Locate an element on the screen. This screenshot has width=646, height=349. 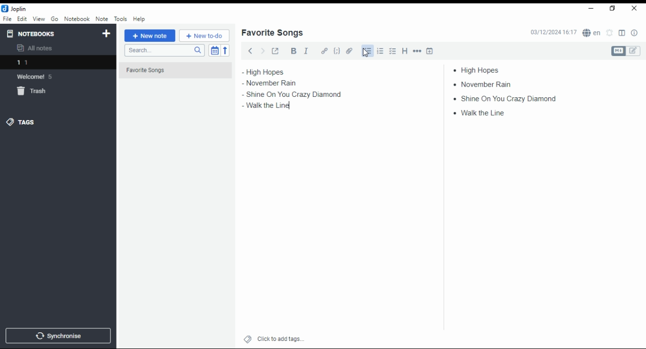
restore is located at coordinates (614, 9).